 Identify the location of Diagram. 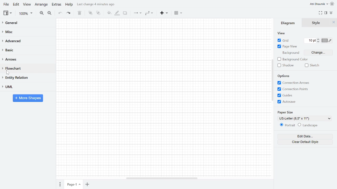
(288, 23).